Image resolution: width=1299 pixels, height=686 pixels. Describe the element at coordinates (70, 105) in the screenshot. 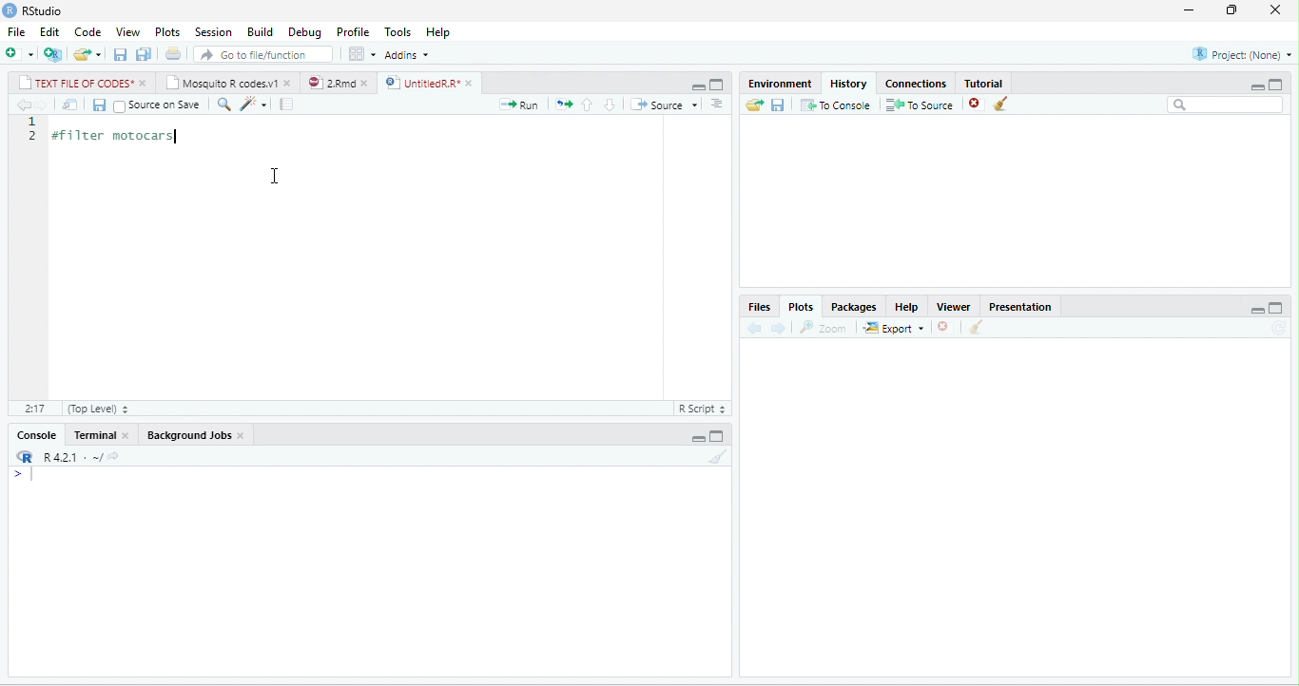

I see `show in new window` at that location.